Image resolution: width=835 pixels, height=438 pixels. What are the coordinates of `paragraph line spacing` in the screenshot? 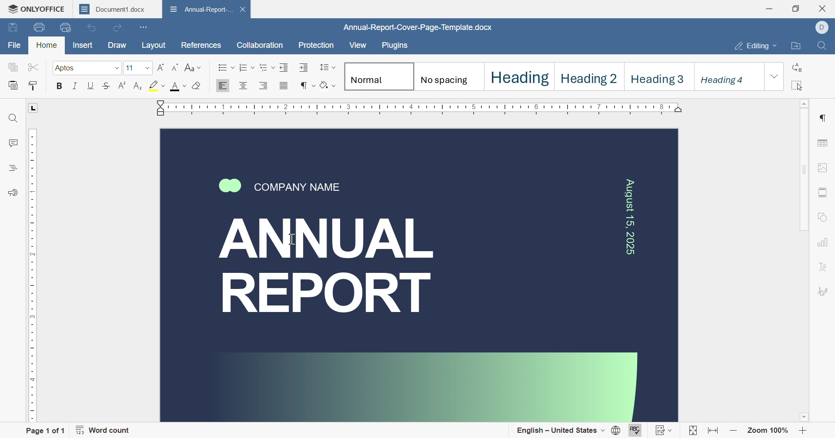 It's located at (326, 68).